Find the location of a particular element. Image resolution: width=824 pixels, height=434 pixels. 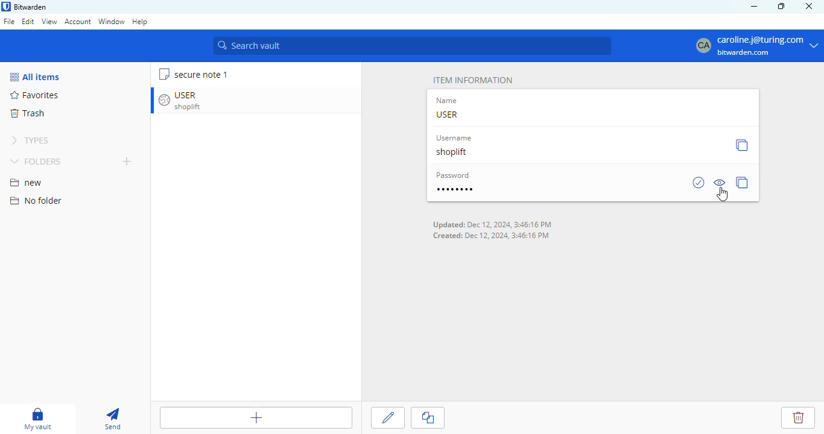

bitwarden is located at coordinates (31, 7).